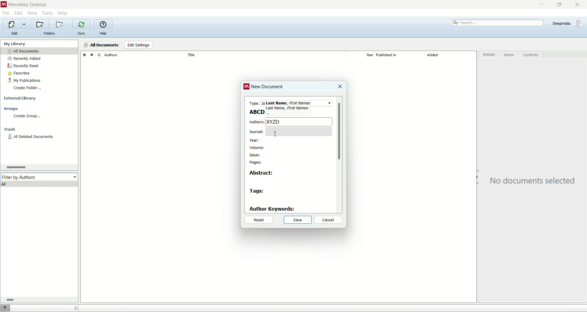 This screenshot has height=312, width=587. Describe the element at coordinates (25, 81) in the screenshot. I see `my publication` at that location.